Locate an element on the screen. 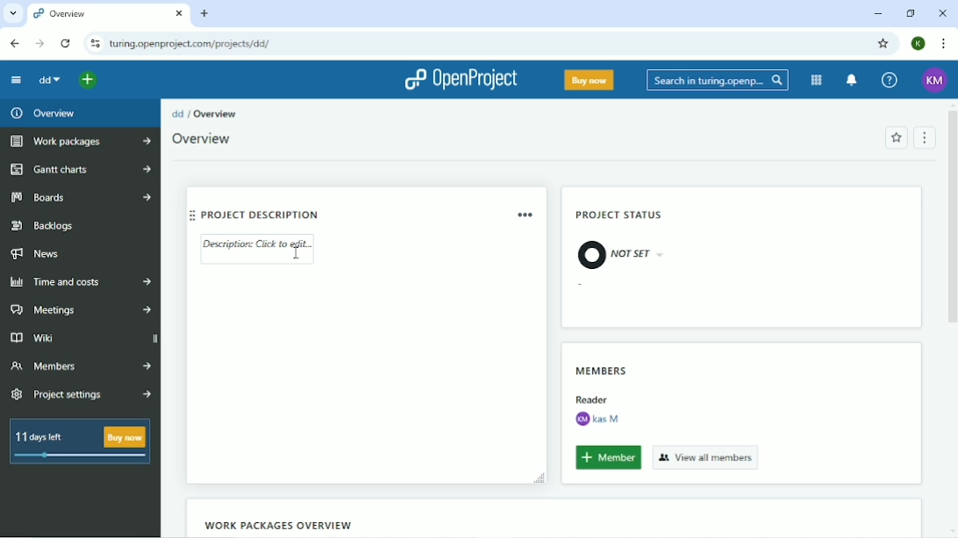 This screenshot has height=538, width=958. Reload this page is located at coordinates (67, 43).